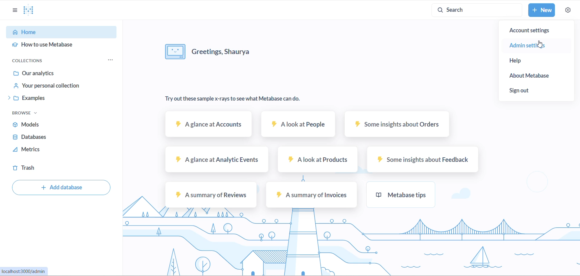 Image resolution: width=580 pixels, height=276 pixels. I want to click on your personal collection, so click(54, 87).